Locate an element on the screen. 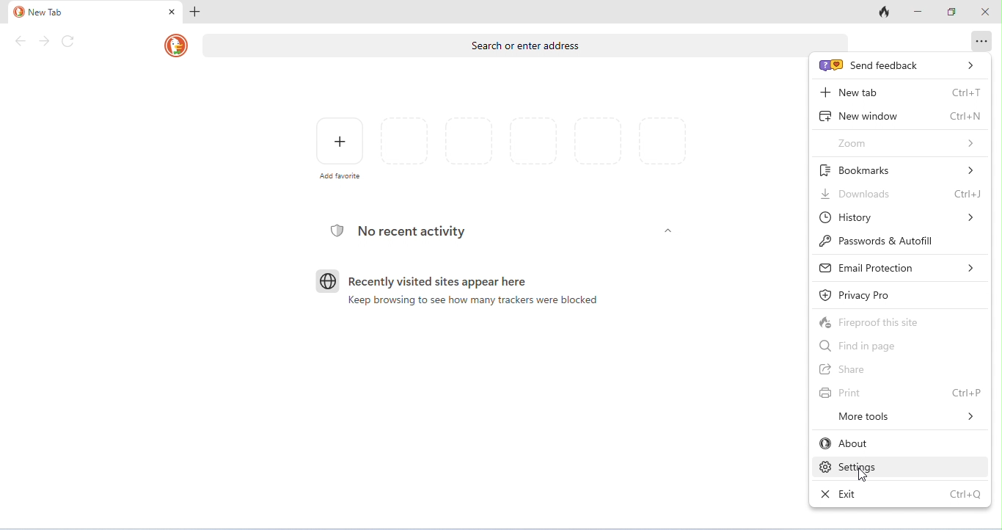 The width and height of the screenshot is (1002, 530). bookmarks is located at coordinates (902, 170).